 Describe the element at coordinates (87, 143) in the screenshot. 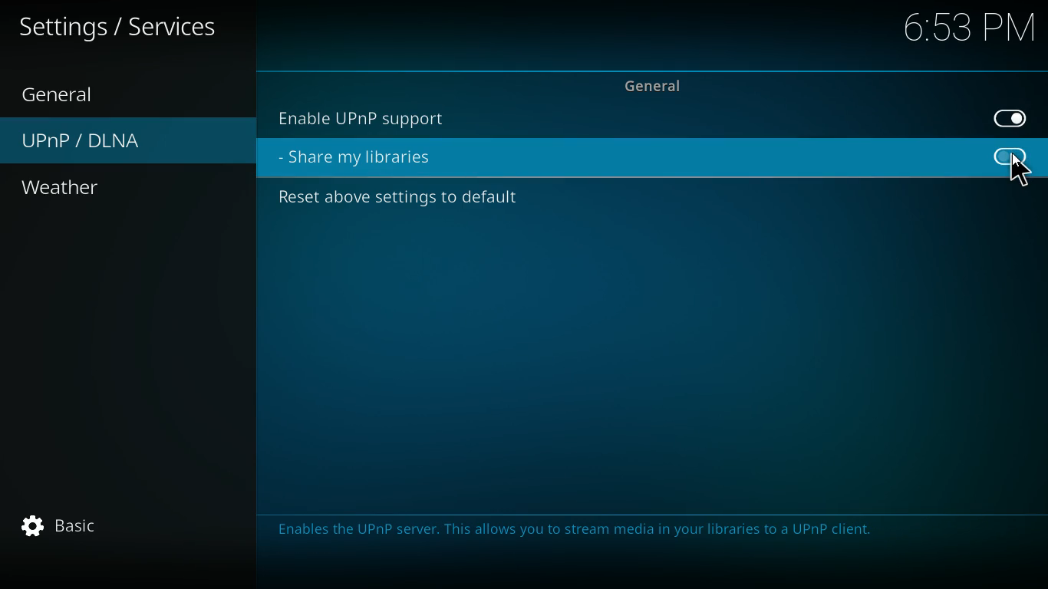

I see `upnp / dlna` at that location.